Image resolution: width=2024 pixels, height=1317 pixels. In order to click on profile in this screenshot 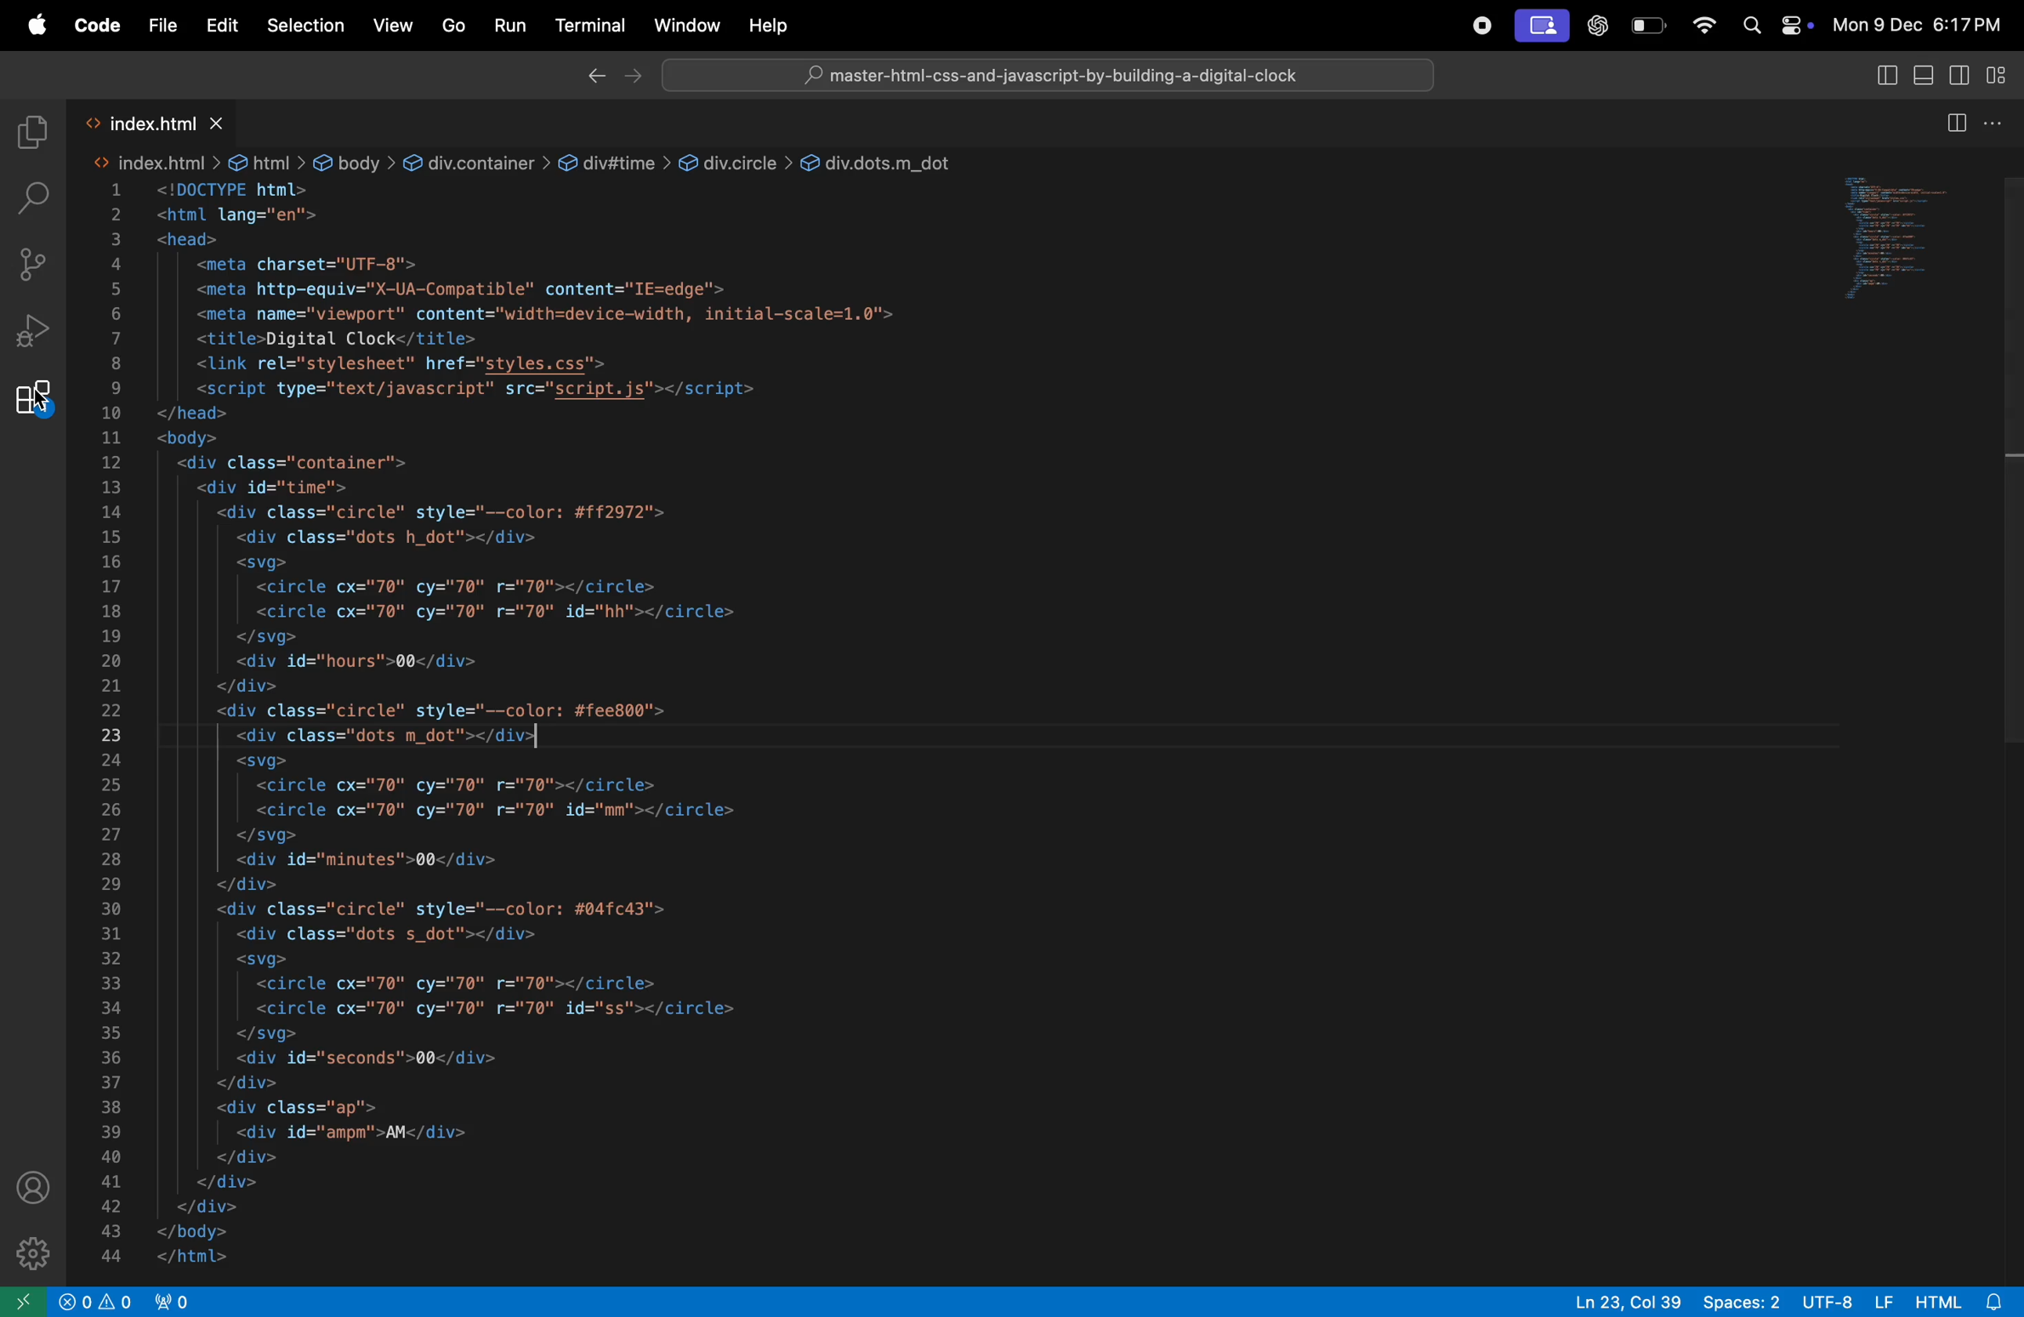, I will do `click(34, 1184)`.